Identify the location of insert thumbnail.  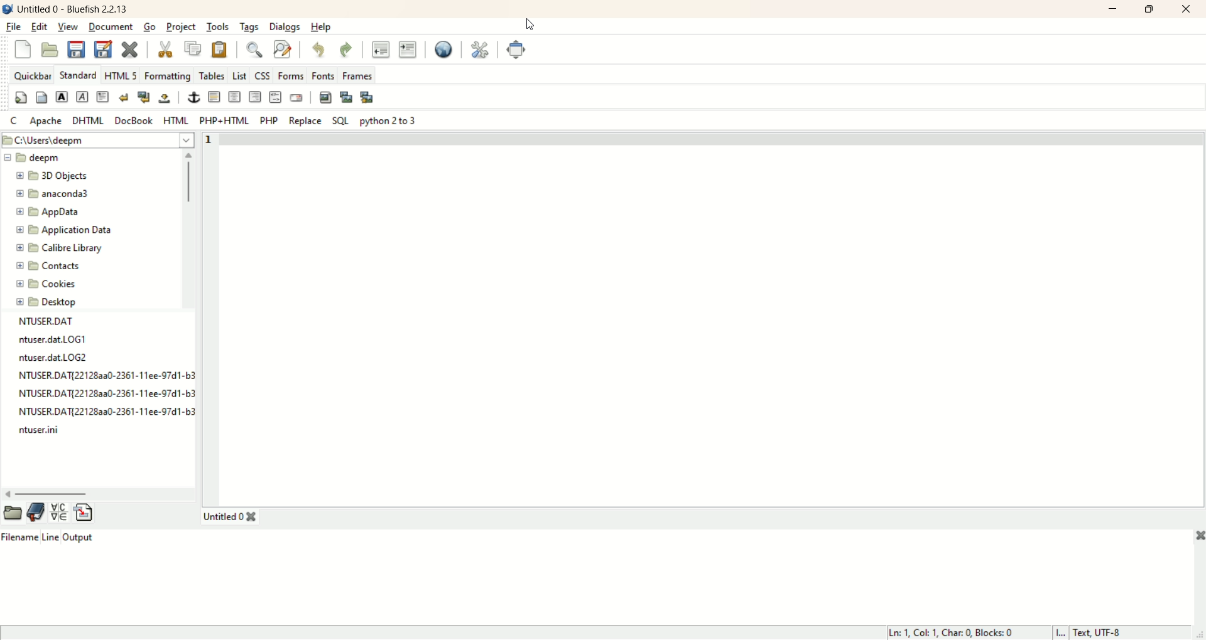
(348, 98).